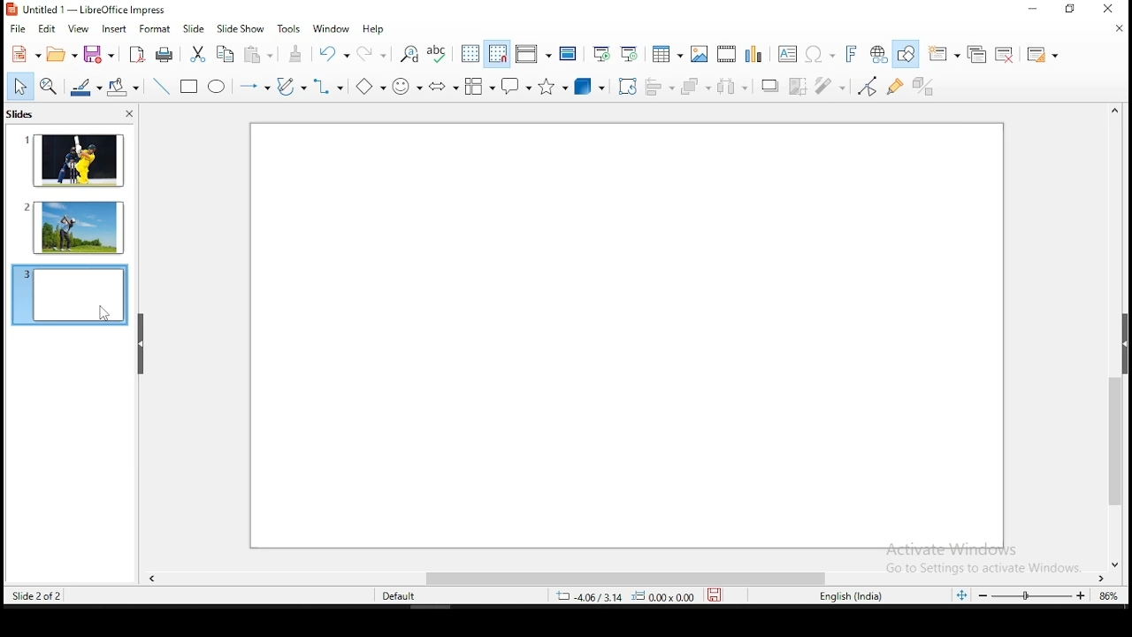 This screenshot has width=1132, height=637. I want to click on edit, so click(46, 29).